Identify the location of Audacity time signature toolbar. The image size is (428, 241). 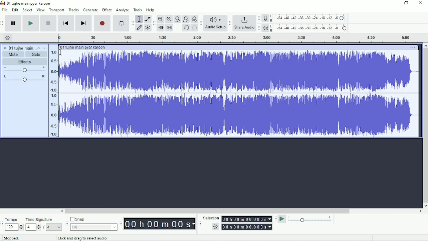
(3, 224).